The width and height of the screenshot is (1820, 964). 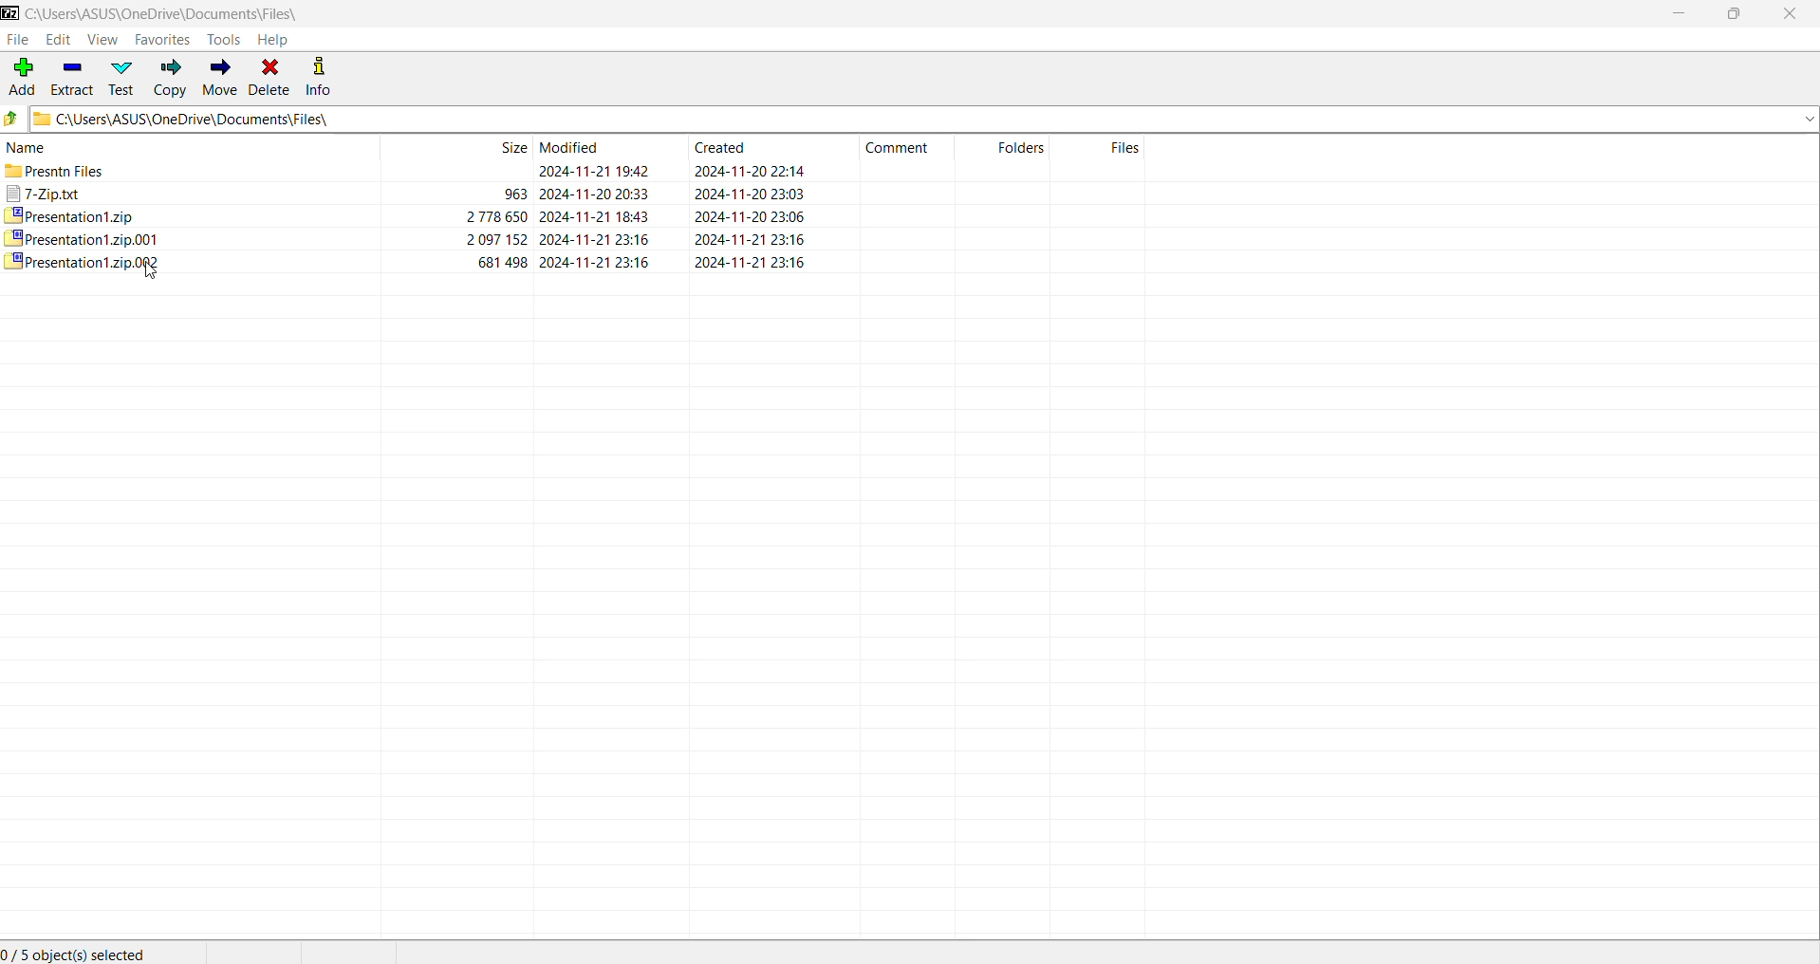 What do you see at coordinates (600, 264) in the screenshot?
I see `2024-11-21 23:16` at bounding box center [600, 264].